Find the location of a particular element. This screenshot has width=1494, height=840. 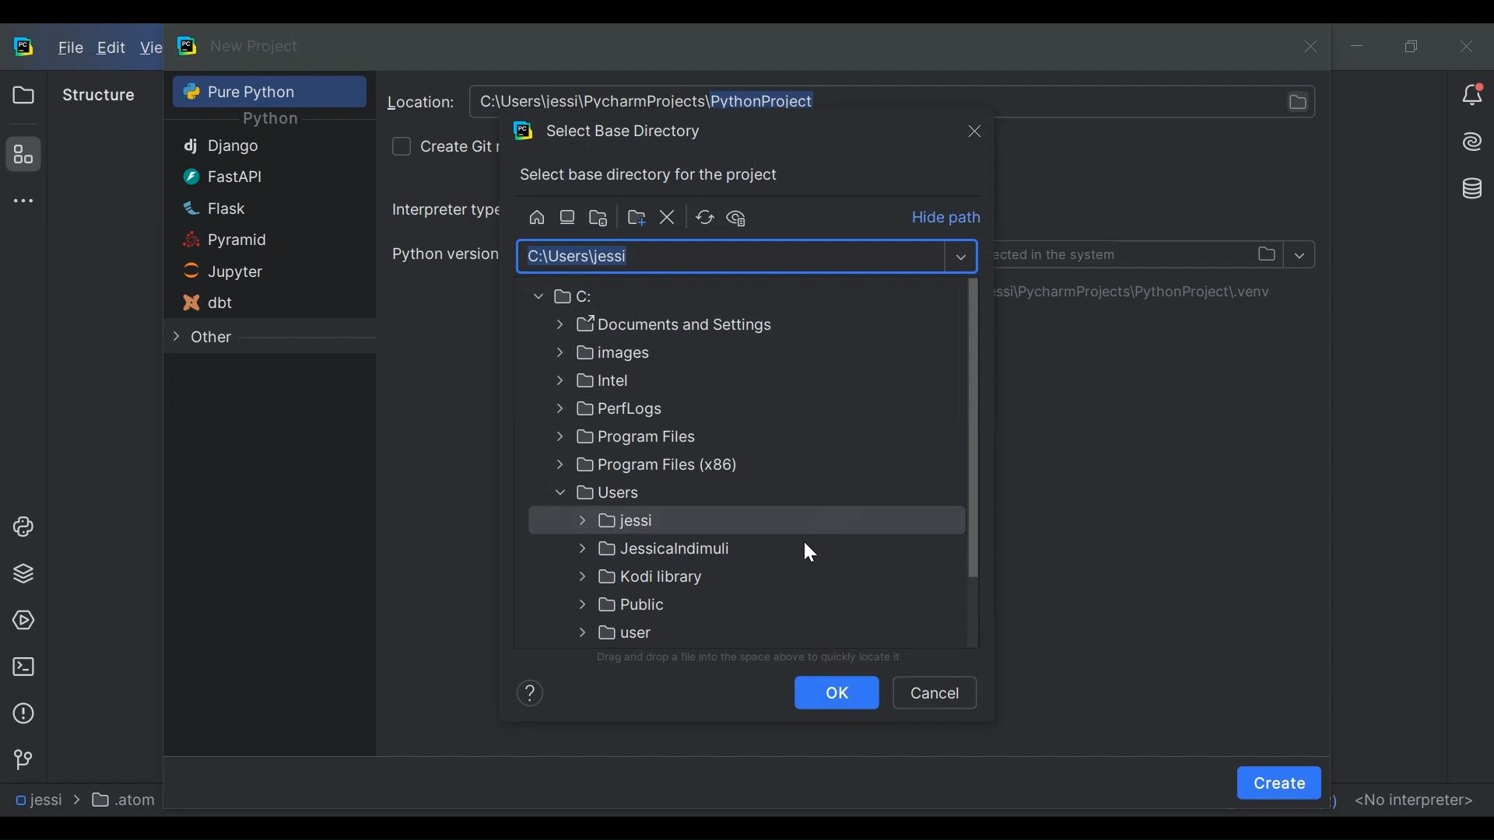

FastAPI is located at coordinates (247, 176).